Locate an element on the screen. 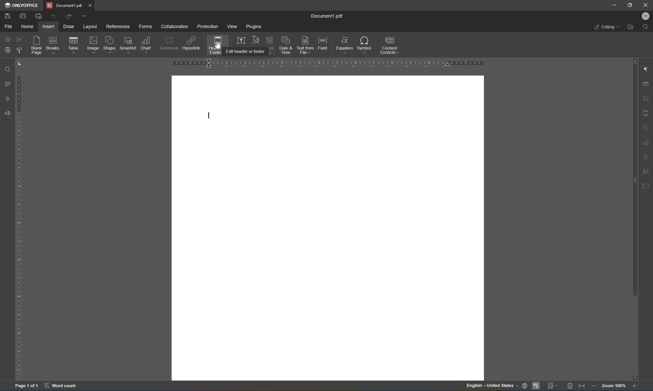 The height and width of the screenshot is (391, 653). fit to slide is located at coordinates (569, 387).